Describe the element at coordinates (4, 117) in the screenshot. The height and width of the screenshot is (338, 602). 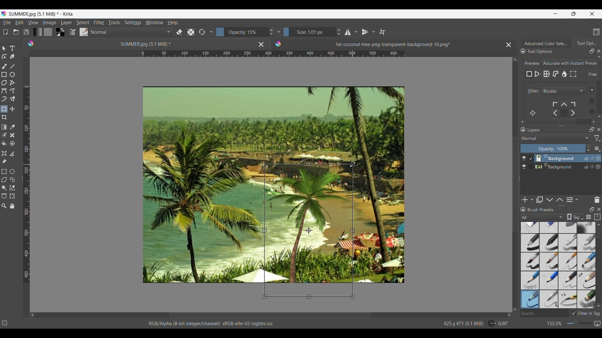
I see `Crop tool` at that location.